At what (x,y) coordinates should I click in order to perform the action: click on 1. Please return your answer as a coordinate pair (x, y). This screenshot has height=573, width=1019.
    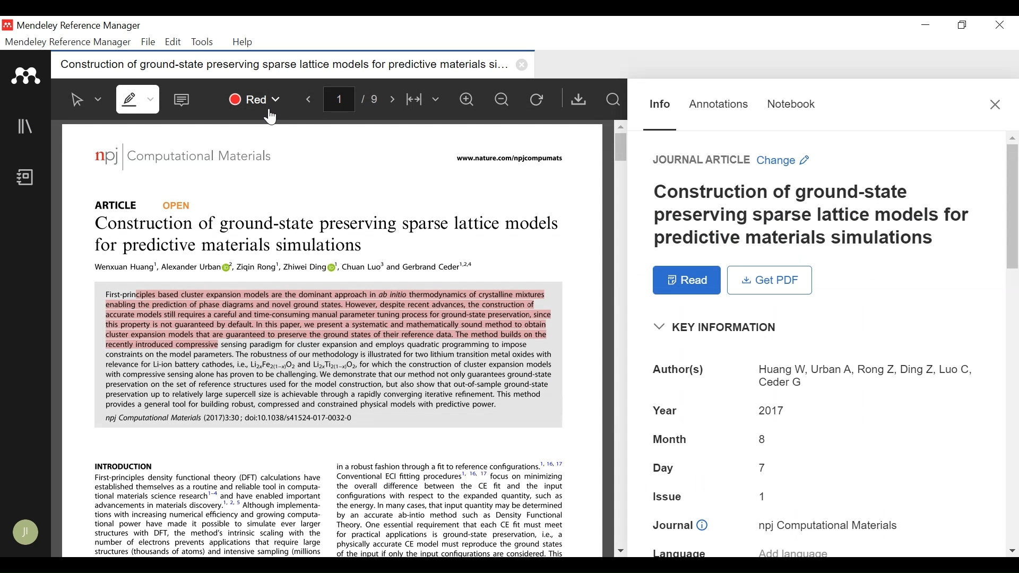
    Looking at the image, I should click on (764, 496).